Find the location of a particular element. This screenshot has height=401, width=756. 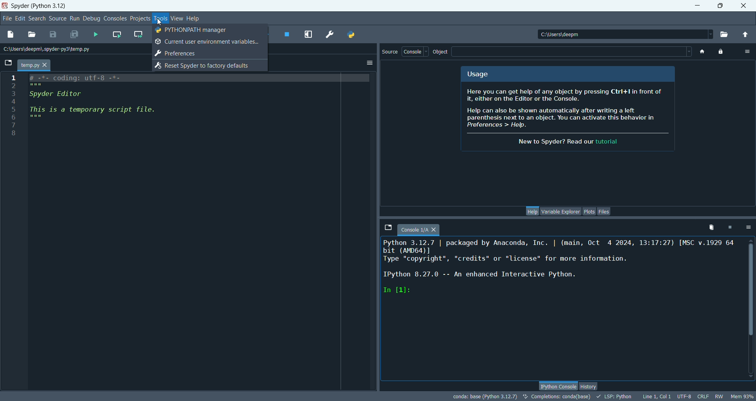

location is located at coordinates (50, 50).